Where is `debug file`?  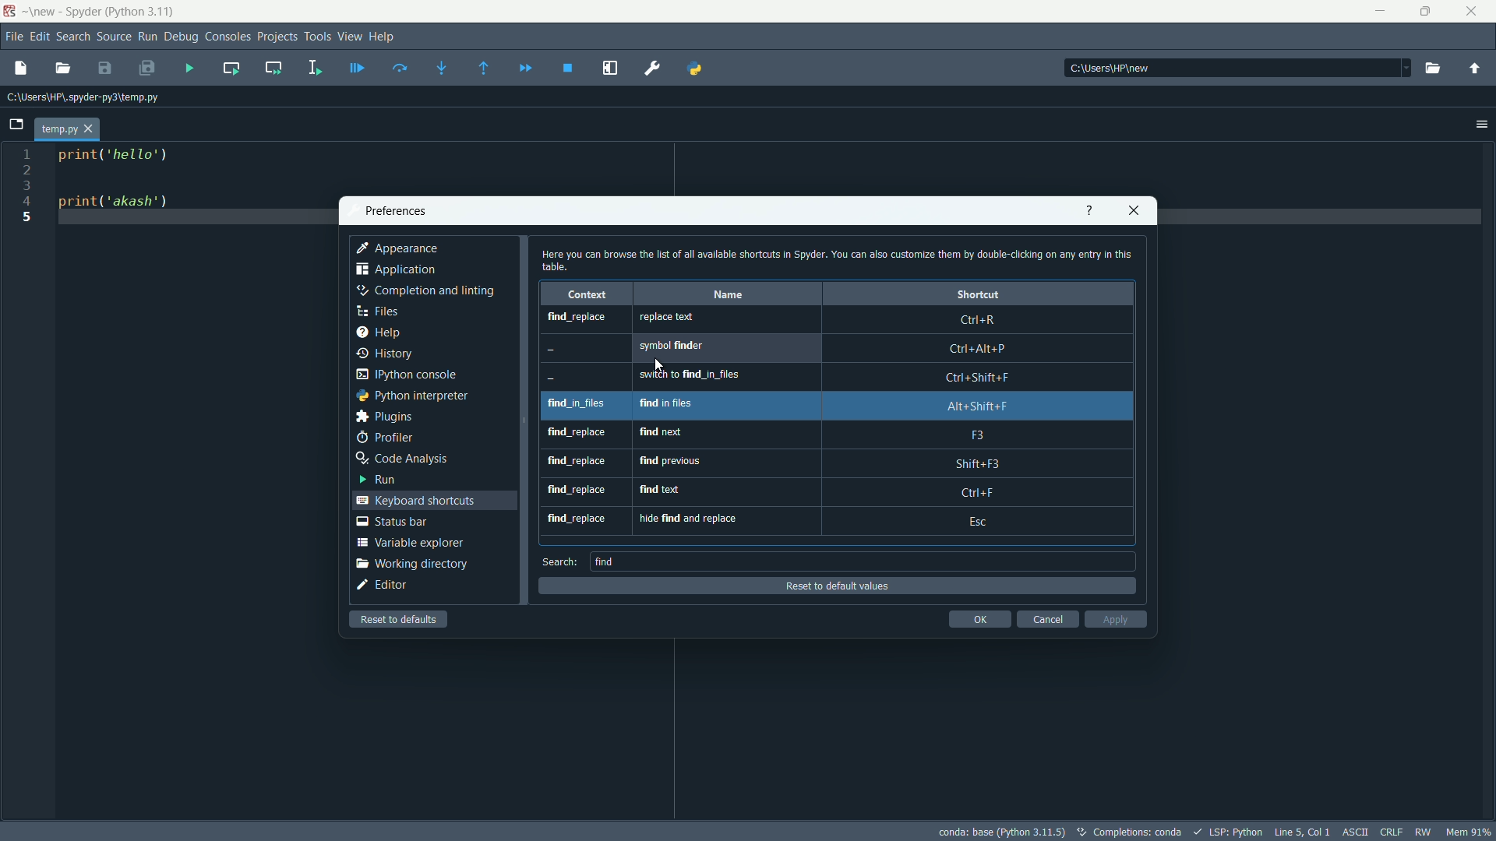
debug file is located at coordinates (361, 72).